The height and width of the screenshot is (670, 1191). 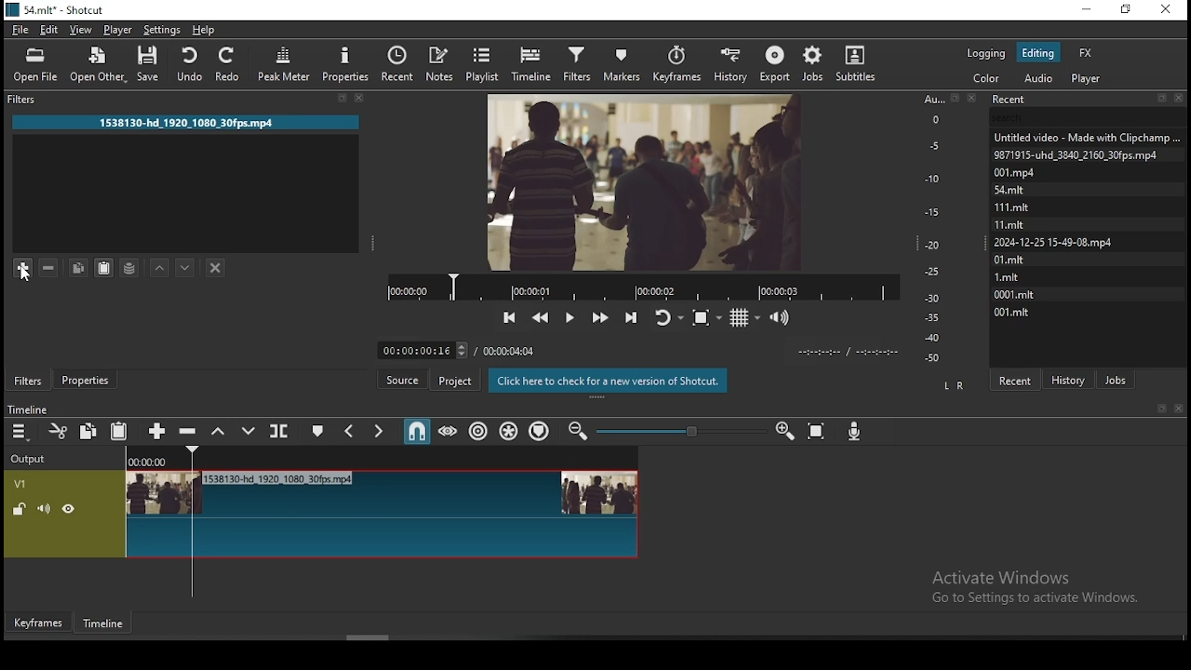 I want to click on Filter, so click(x=188, y=101).